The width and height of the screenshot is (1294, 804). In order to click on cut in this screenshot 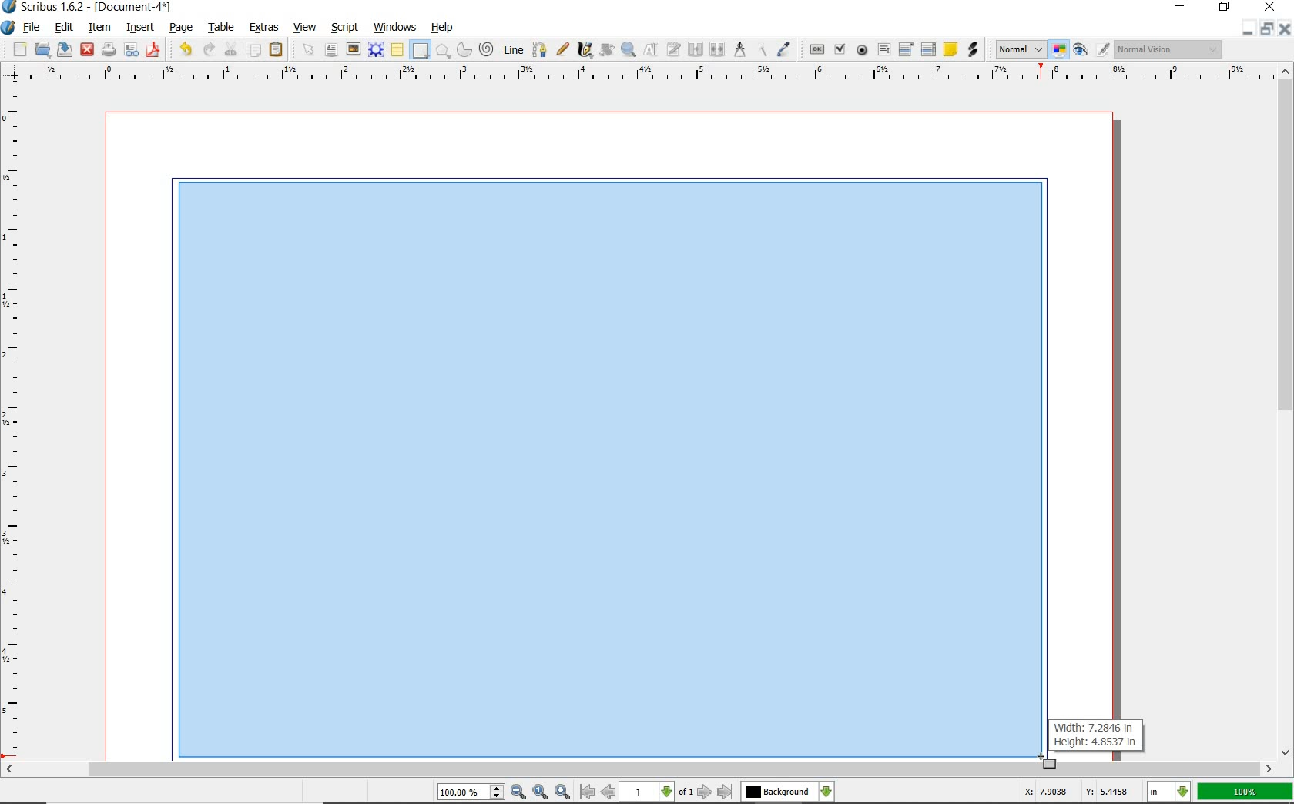, I will do `click(232, 49)`.